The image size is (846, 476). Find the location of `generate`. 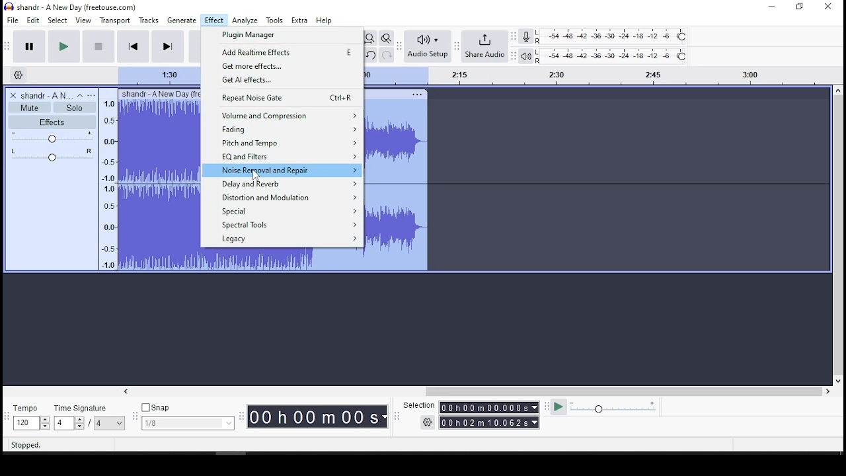

generate is located at coordinates (182, 20).